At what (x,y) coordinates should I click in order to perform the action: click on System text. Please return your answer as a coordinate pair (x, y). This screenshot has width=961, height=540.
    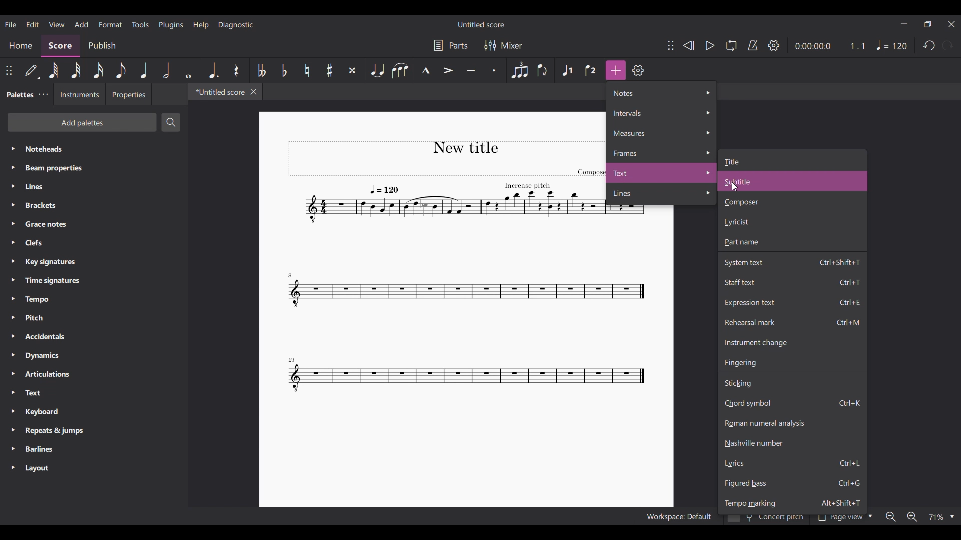
    Looking at the image, I should click on (792, 262).